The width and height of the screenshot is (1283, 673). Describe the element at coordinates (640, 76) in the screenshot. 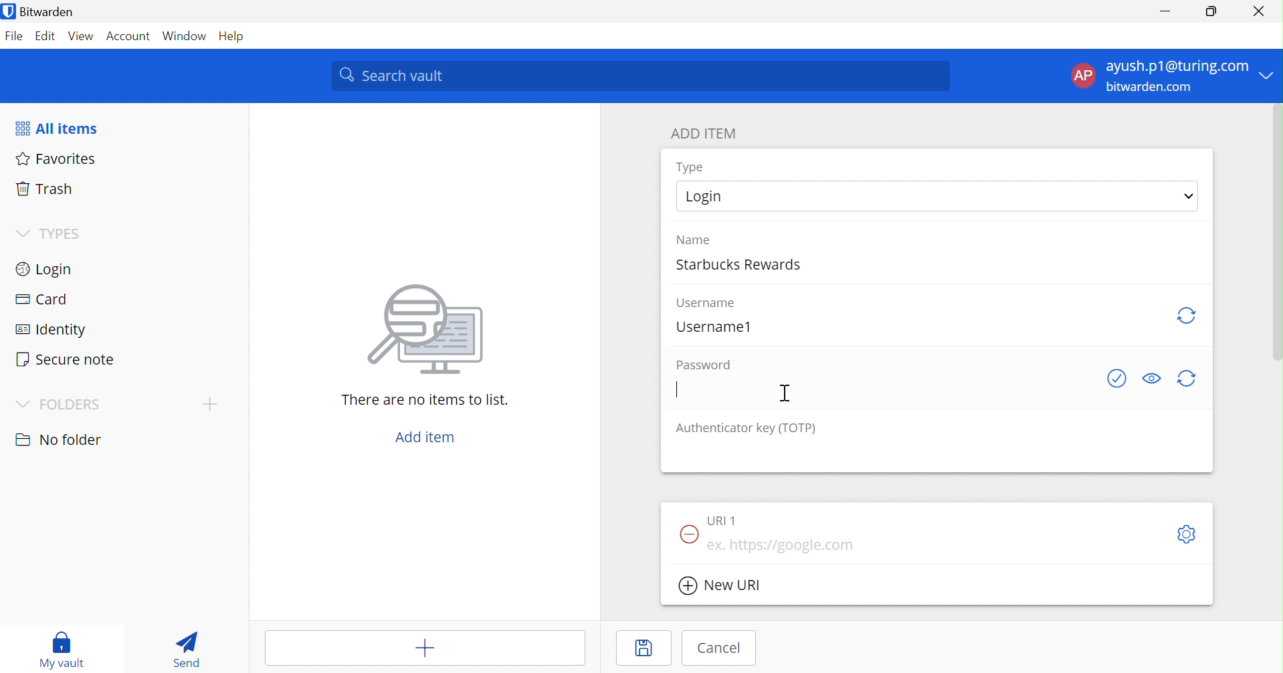

I see `Search vault` at that location.